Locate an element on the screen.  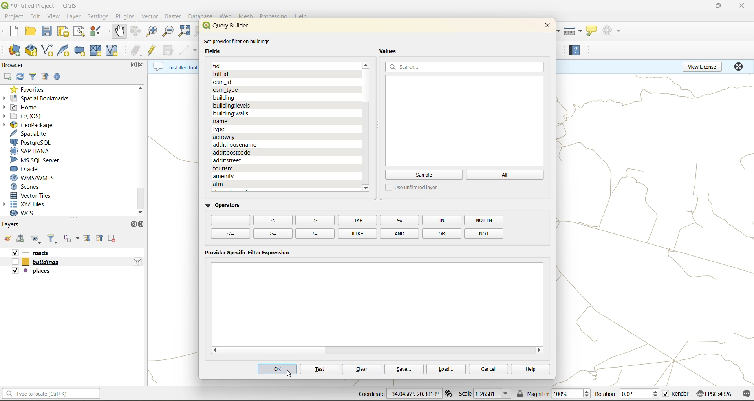
provider specific filter expression is located at coordinates (248, 254).